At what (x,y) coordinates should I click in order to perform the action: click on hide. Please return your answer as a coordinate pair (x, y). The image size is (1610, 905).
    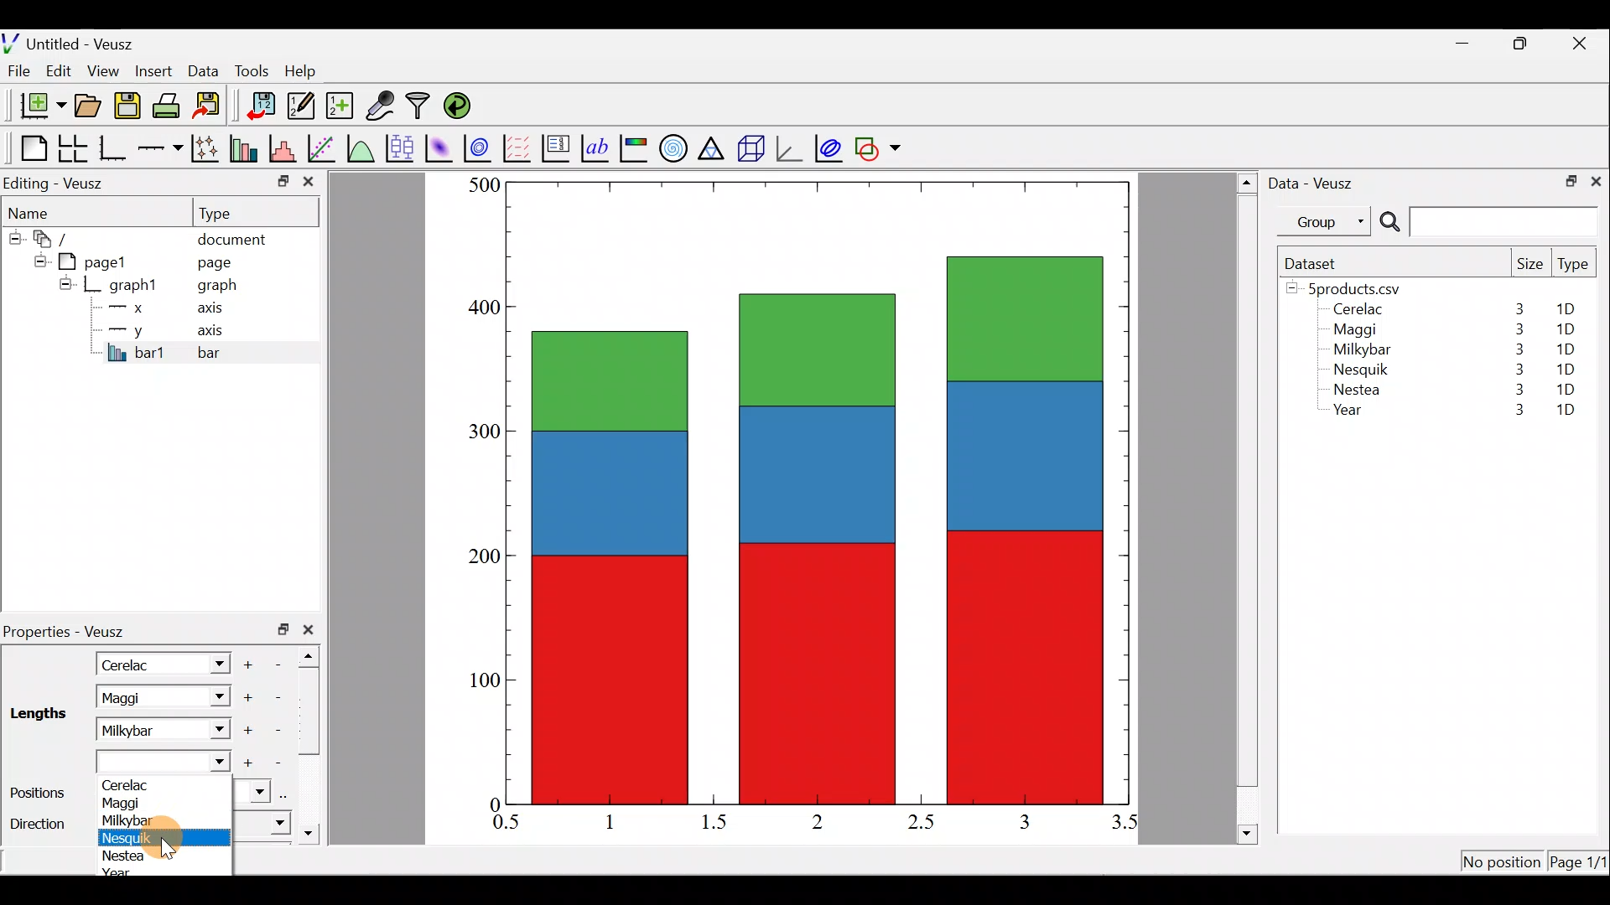
    Looking at the image, I should click on (65, 283).